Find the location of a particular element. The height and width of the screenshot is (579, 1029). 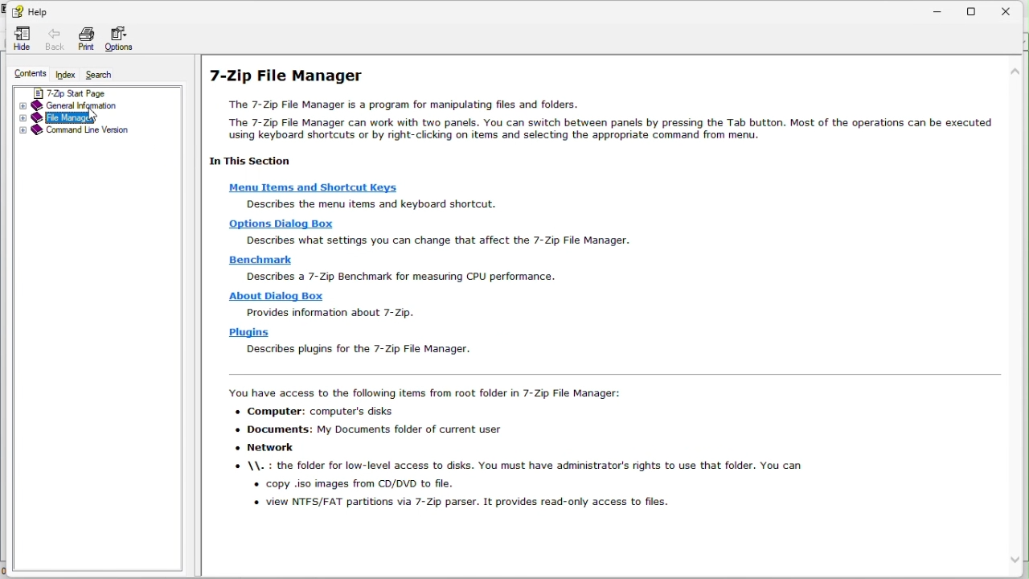

7-Zip File Manager
The 7-Zip File Manager is a program for manipulating files and folders.
“The 7-Zip File Manager can work with two panels. You can switch between panels by pressing the Tab button. Most of the operations can be executed
using keyboard shortcuts or by right-clicking on items and selecting the appropriate command from menu. is located at coordinates (597, 113).